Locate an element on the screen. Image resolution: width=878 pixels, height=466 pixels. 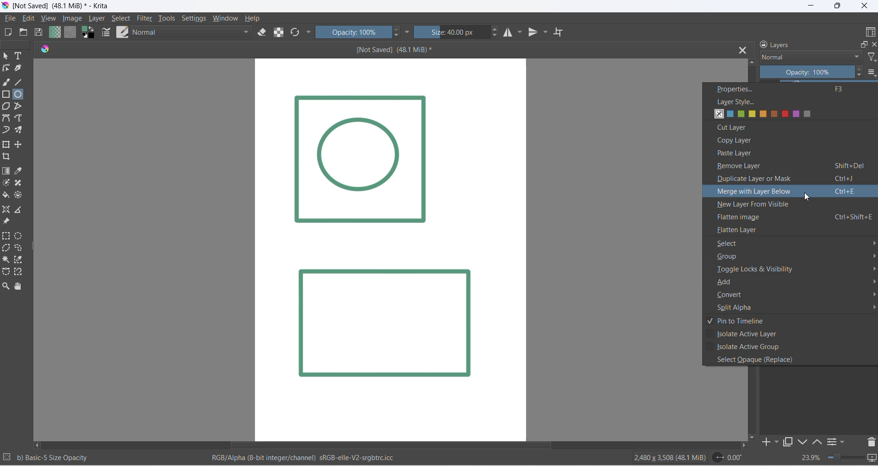
zoom tool is located at coordinates (6, 286).